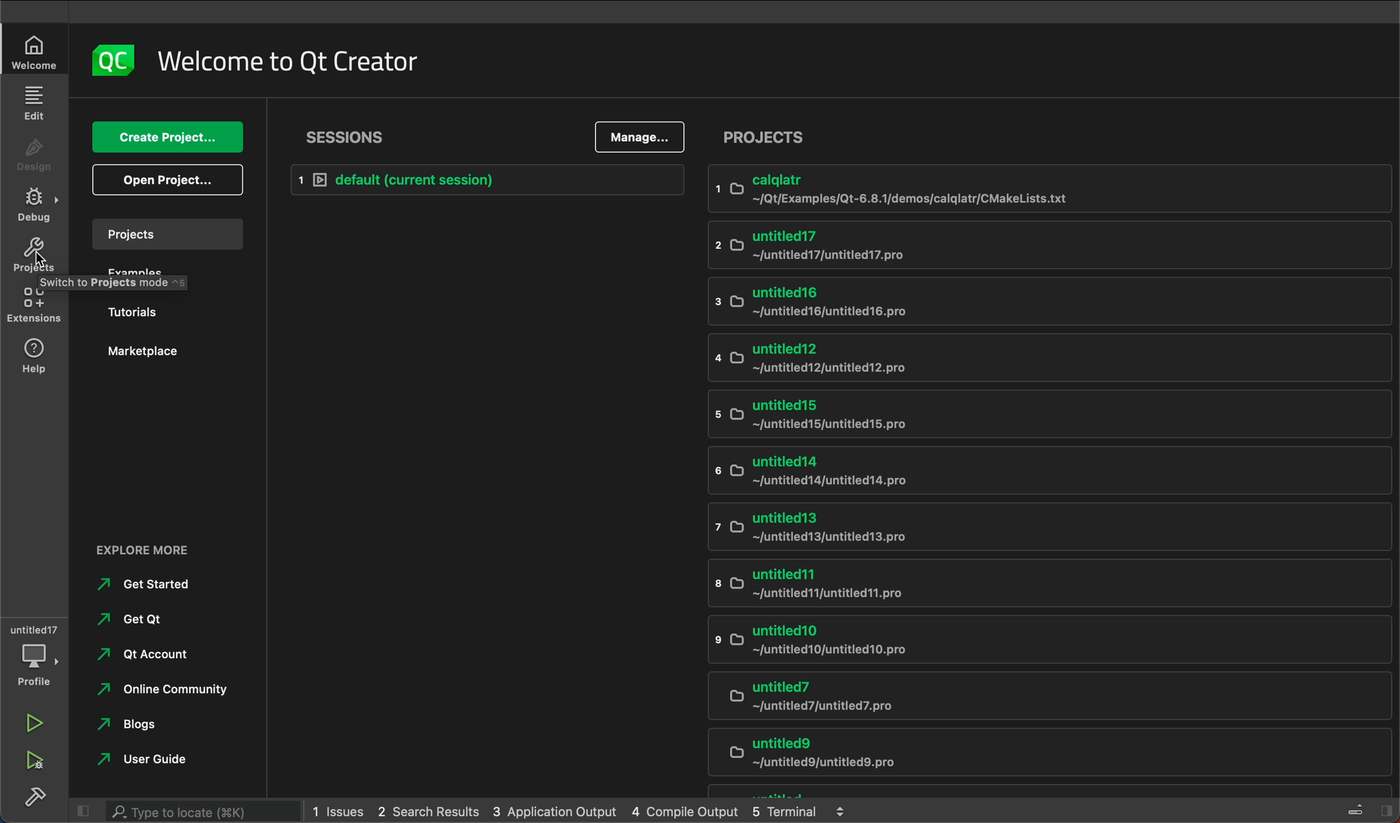 The width and height of the screenshot is (1400, 823). I want to click on untitled14, so click(1041, 469).